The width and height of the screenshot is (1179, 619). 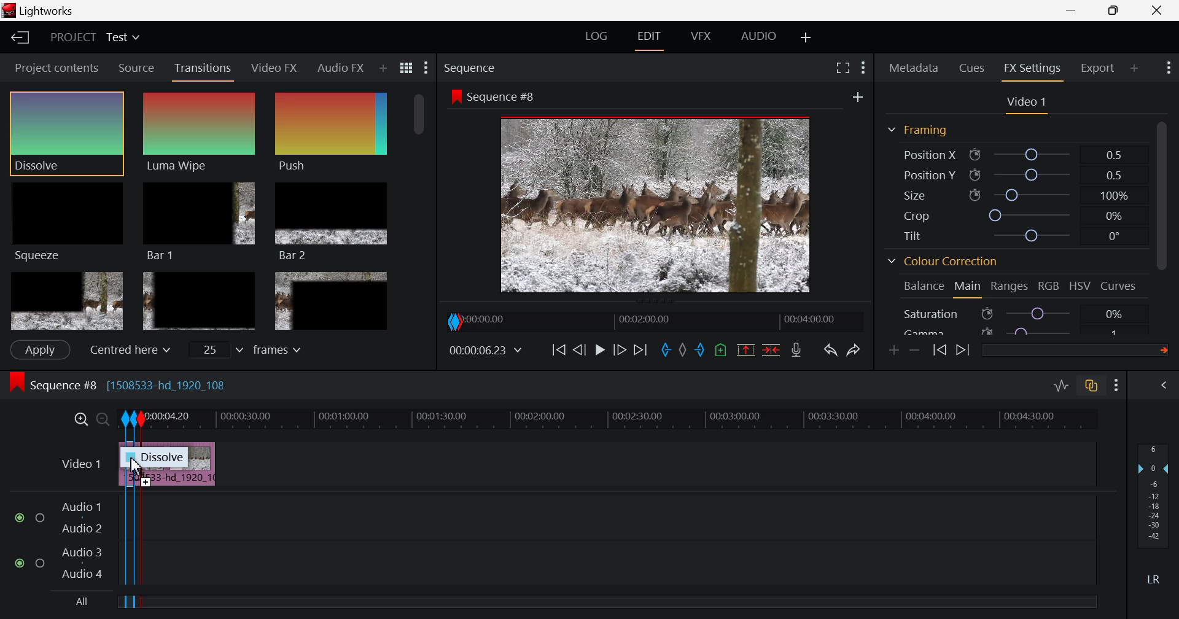 What do you see at coordinates (973, 67) in the screenshot?
I see `Cues tab` at bounding box center [973, 67].